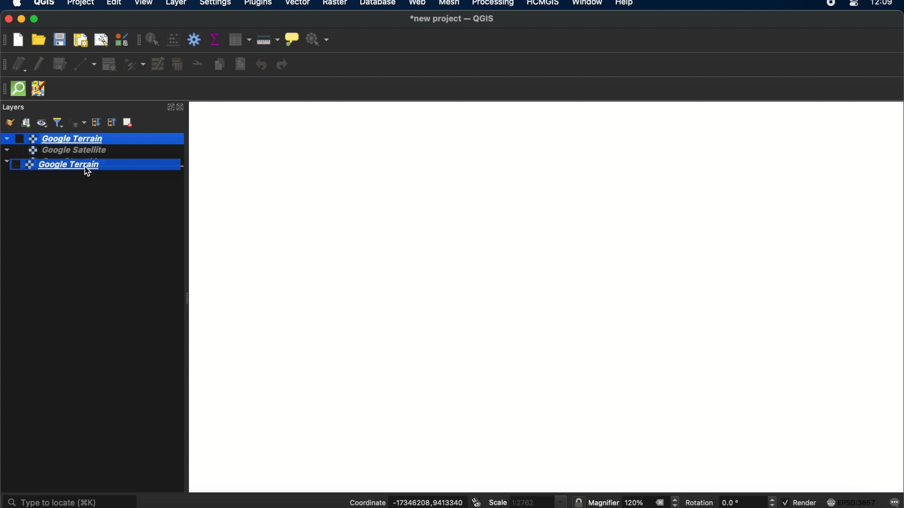 Image resolution: width=904 pixels, height=508 pixels. What do you see at coordinates (6, 65) in the screenshot?
I see `digitizing toolbar` at bounding box center [6, 65].